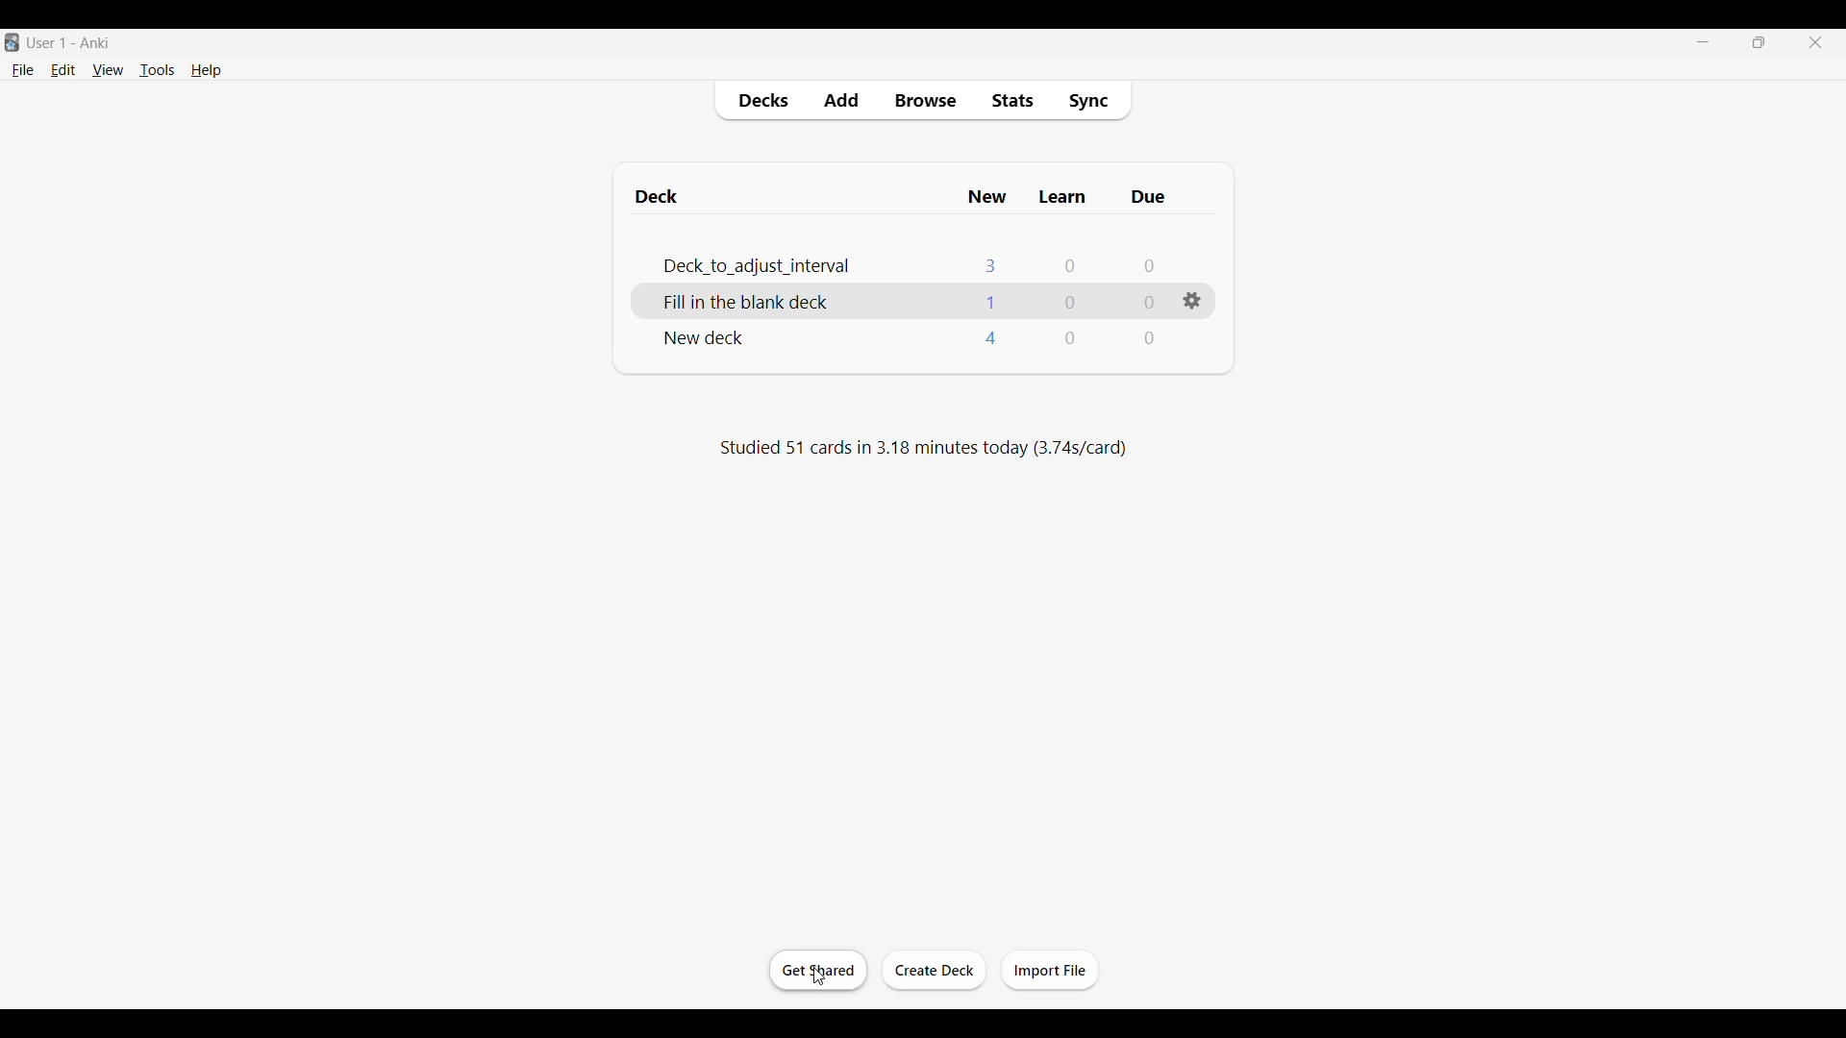  I want to click on Fill in the blank deck, so click(730, 304).